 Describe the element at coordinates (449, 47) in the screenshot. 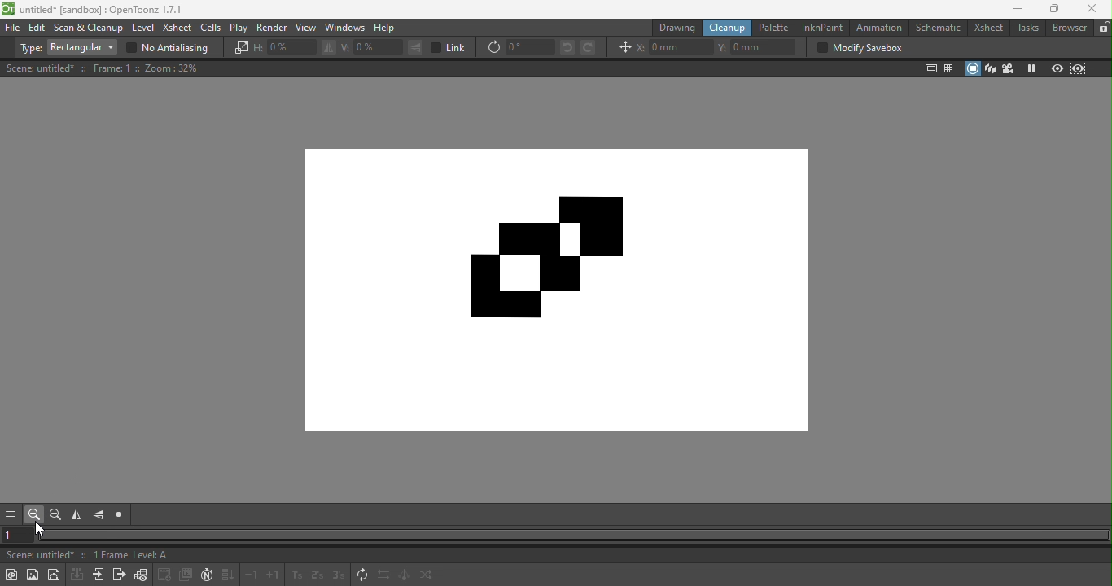

I see `Link` at that location.